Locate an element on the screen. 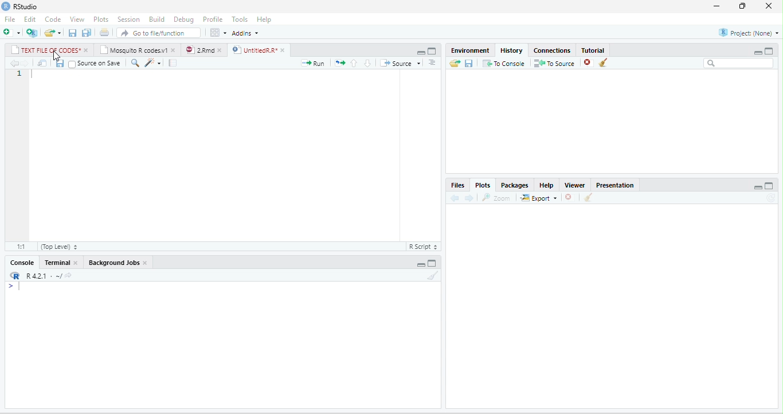 The height and width of the screenshot is (414, 783). close file is located at coordinates (570, 197).